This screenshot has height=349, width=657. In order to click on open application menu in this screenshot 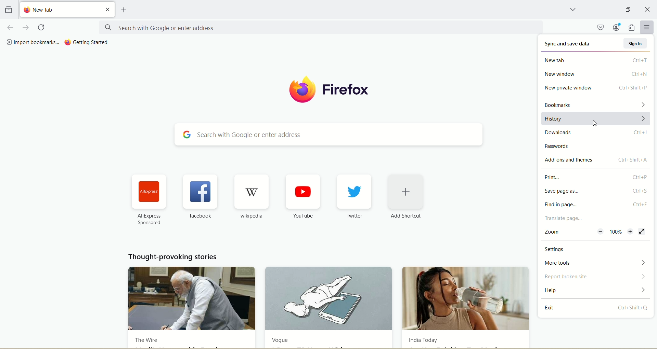, I will do `click(646, 27)`.